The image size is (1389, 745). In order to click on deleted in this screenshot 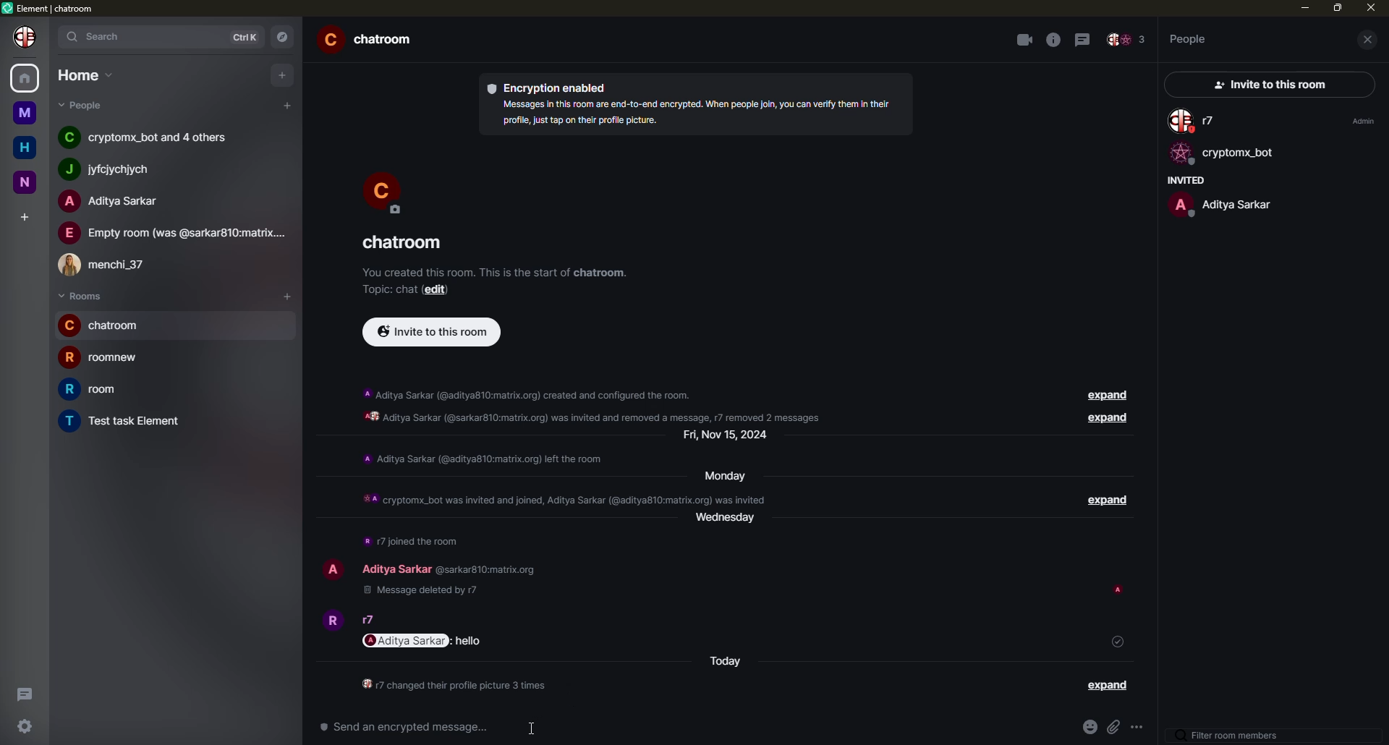, I will do `click(418, 591)`.